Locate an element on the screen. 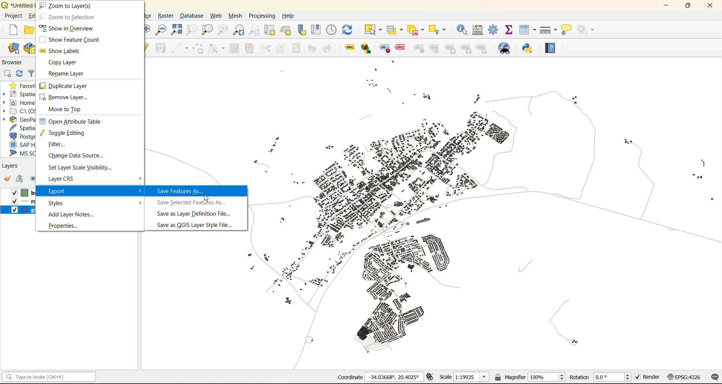  log messages is located at coordinates (714, 377).